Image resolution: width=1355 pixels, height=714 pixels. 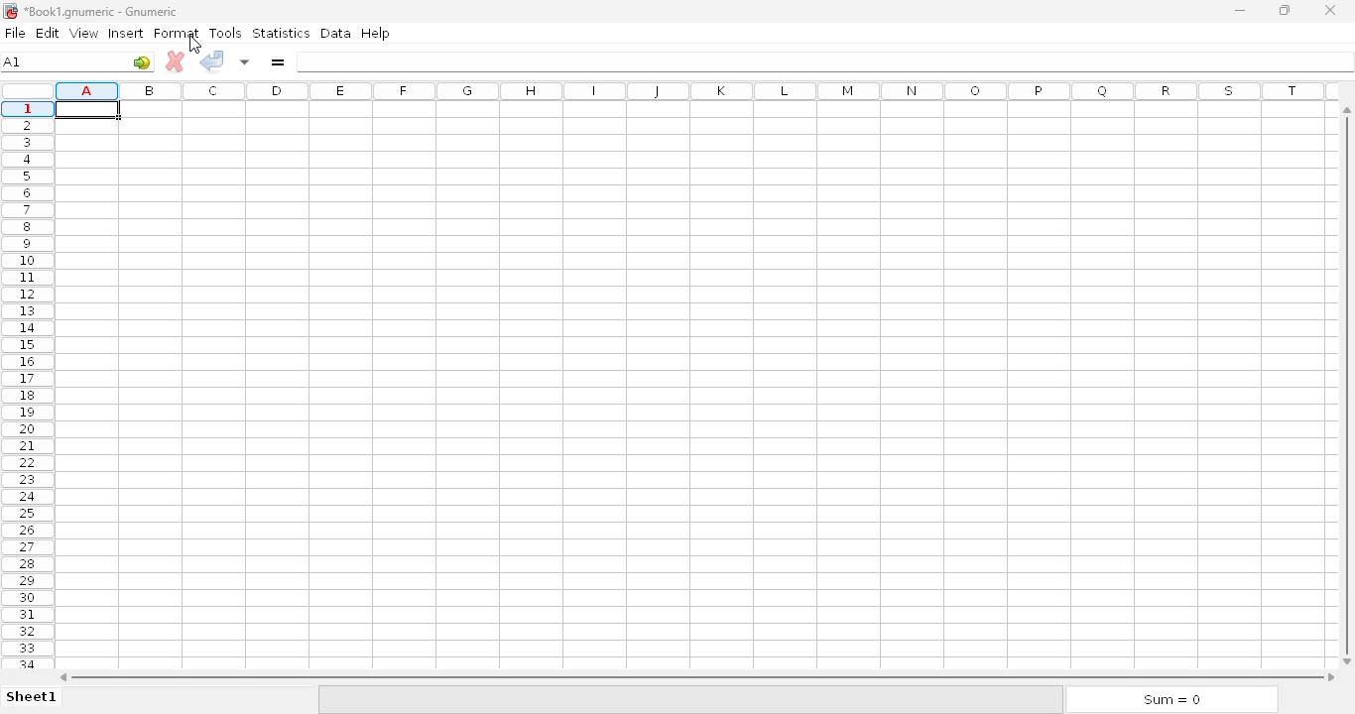 What do you see at coordinates (826, 62) in the screenshot?
I see `formula bar` at bounding box center [826, 62].